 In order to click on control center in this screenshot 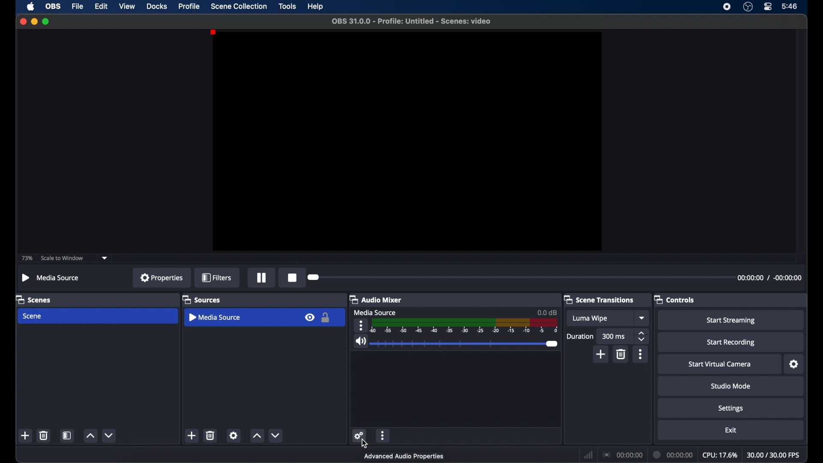, I will do `click(768, 7)`.